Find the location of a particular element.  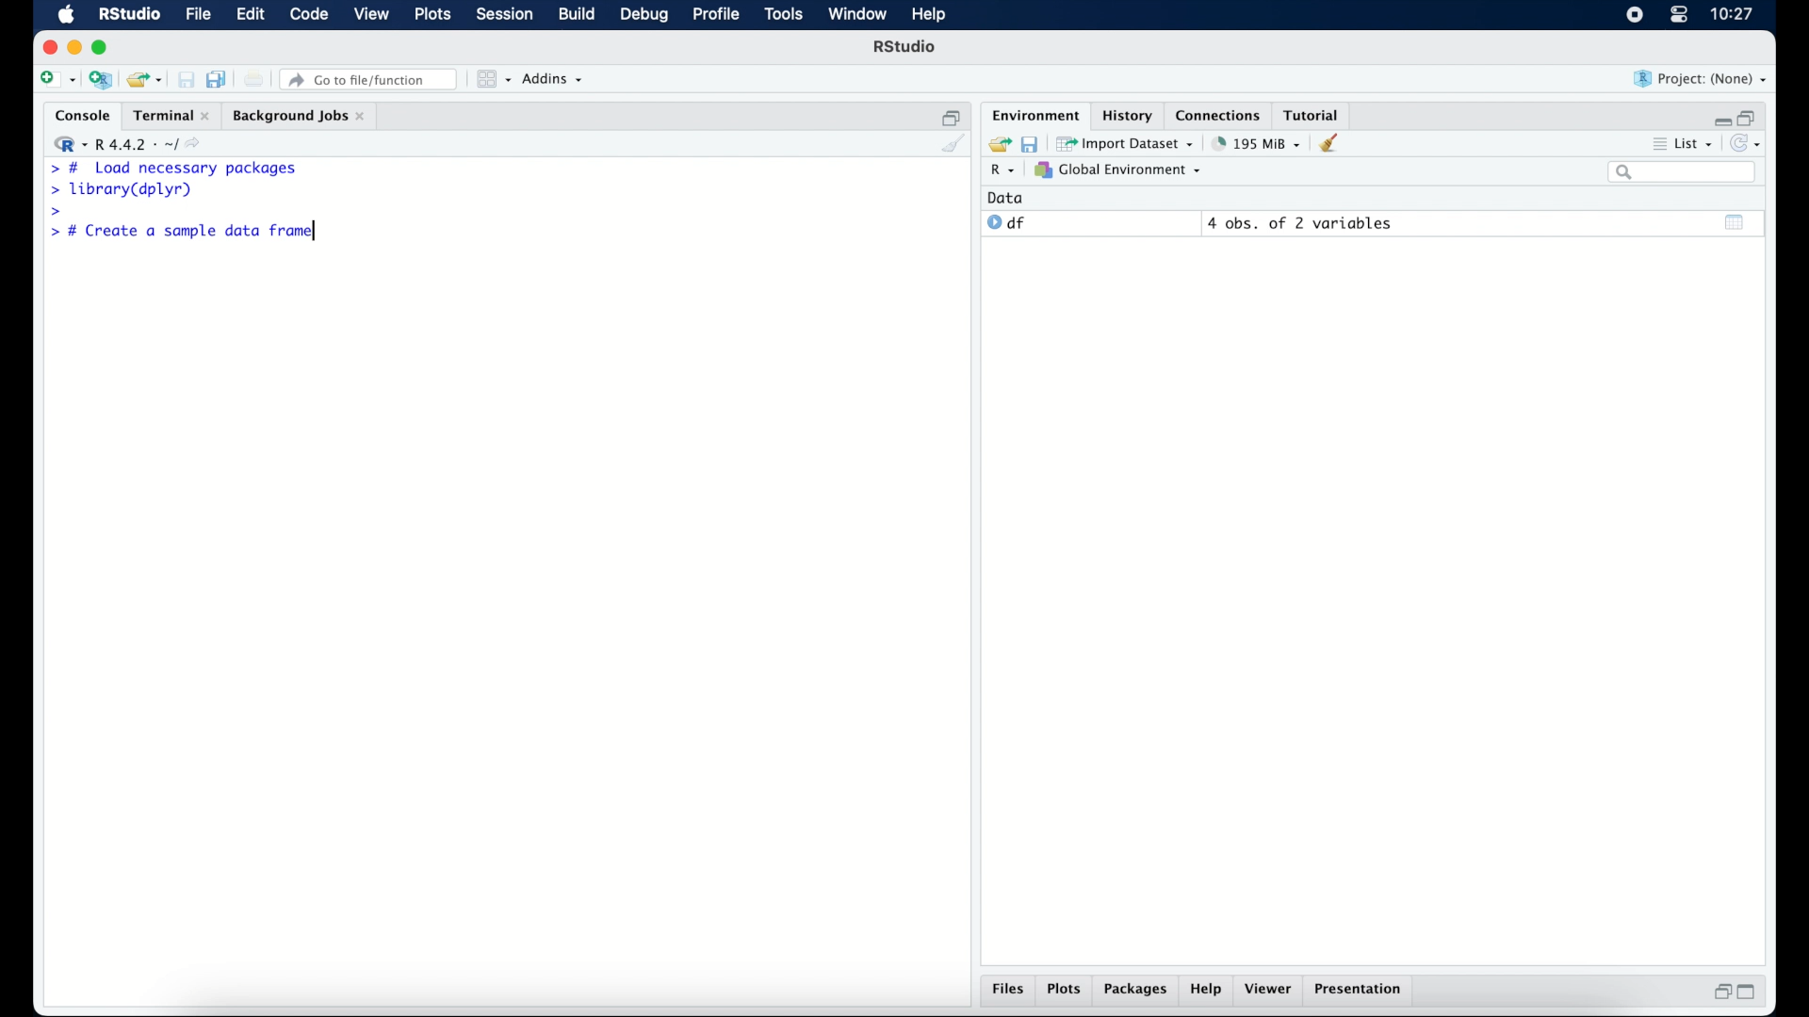

addins is located at coordinates (553, 80).